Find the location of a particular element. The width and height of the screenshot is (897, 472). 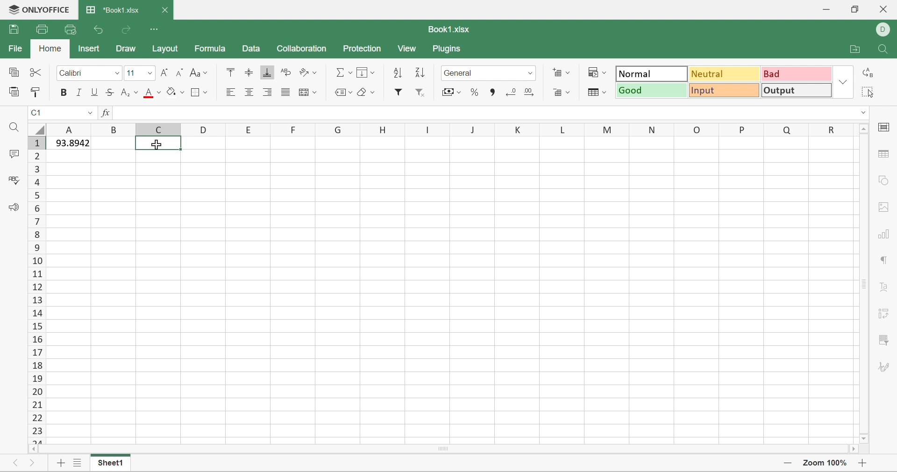

Fill color is located at coordinates (175, 91).